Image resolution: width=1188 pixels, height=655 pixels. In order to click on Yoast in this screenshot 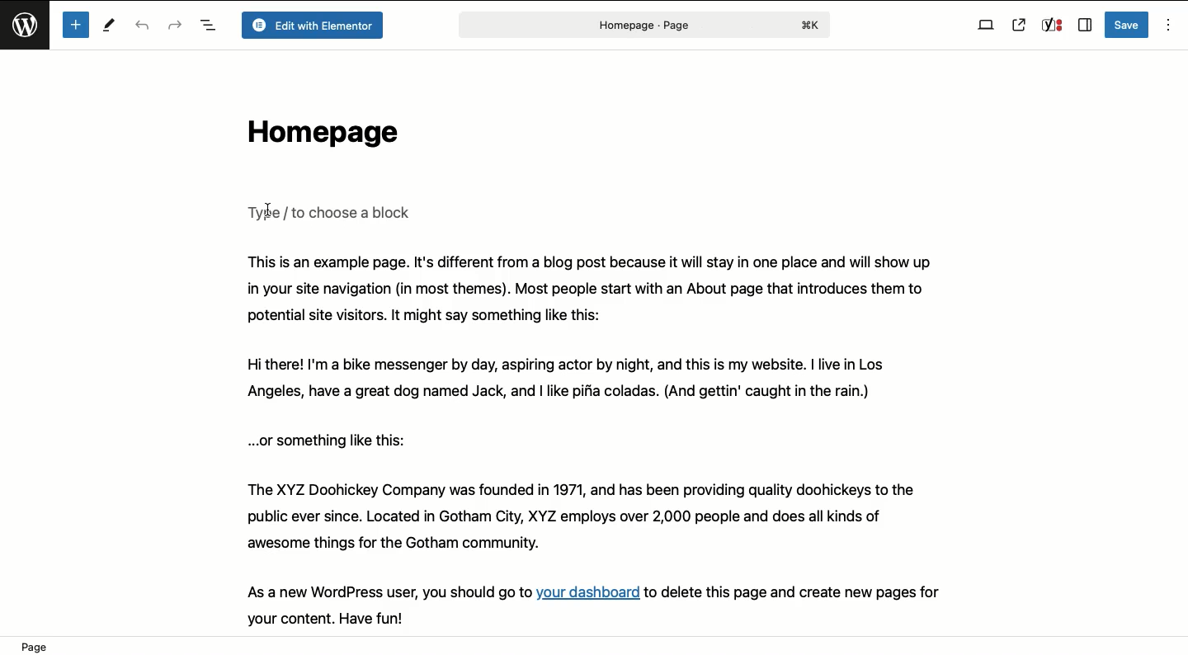, I will do `click(1051, 26)`.